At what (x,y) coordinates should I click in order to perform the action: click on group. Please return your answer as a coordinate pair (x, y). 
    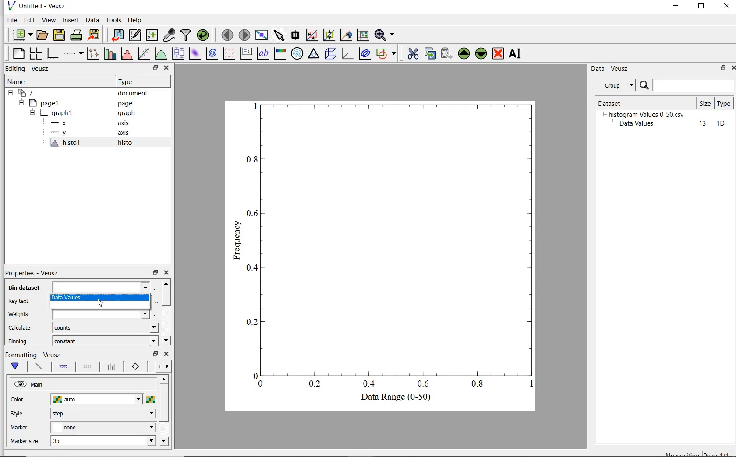
    Looking at the image, I should click on (614, 85).